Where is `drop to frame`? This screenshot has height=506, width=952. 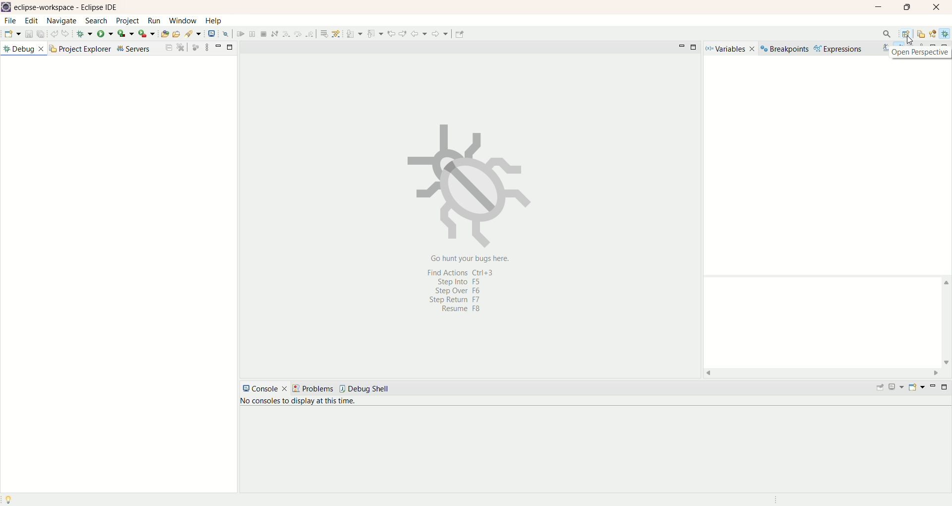 drop to frame is located at coordinates (395, 35).